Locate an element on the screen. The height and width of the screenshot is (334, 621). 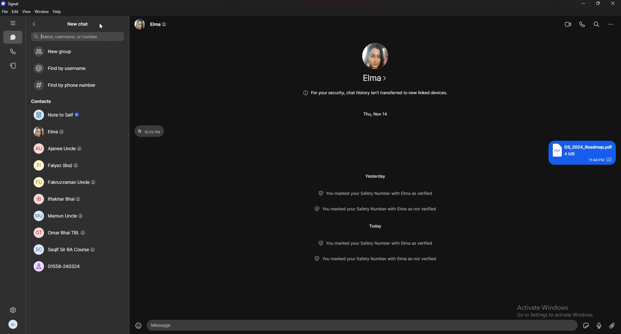
voice message is located at coordinates (599, 325).